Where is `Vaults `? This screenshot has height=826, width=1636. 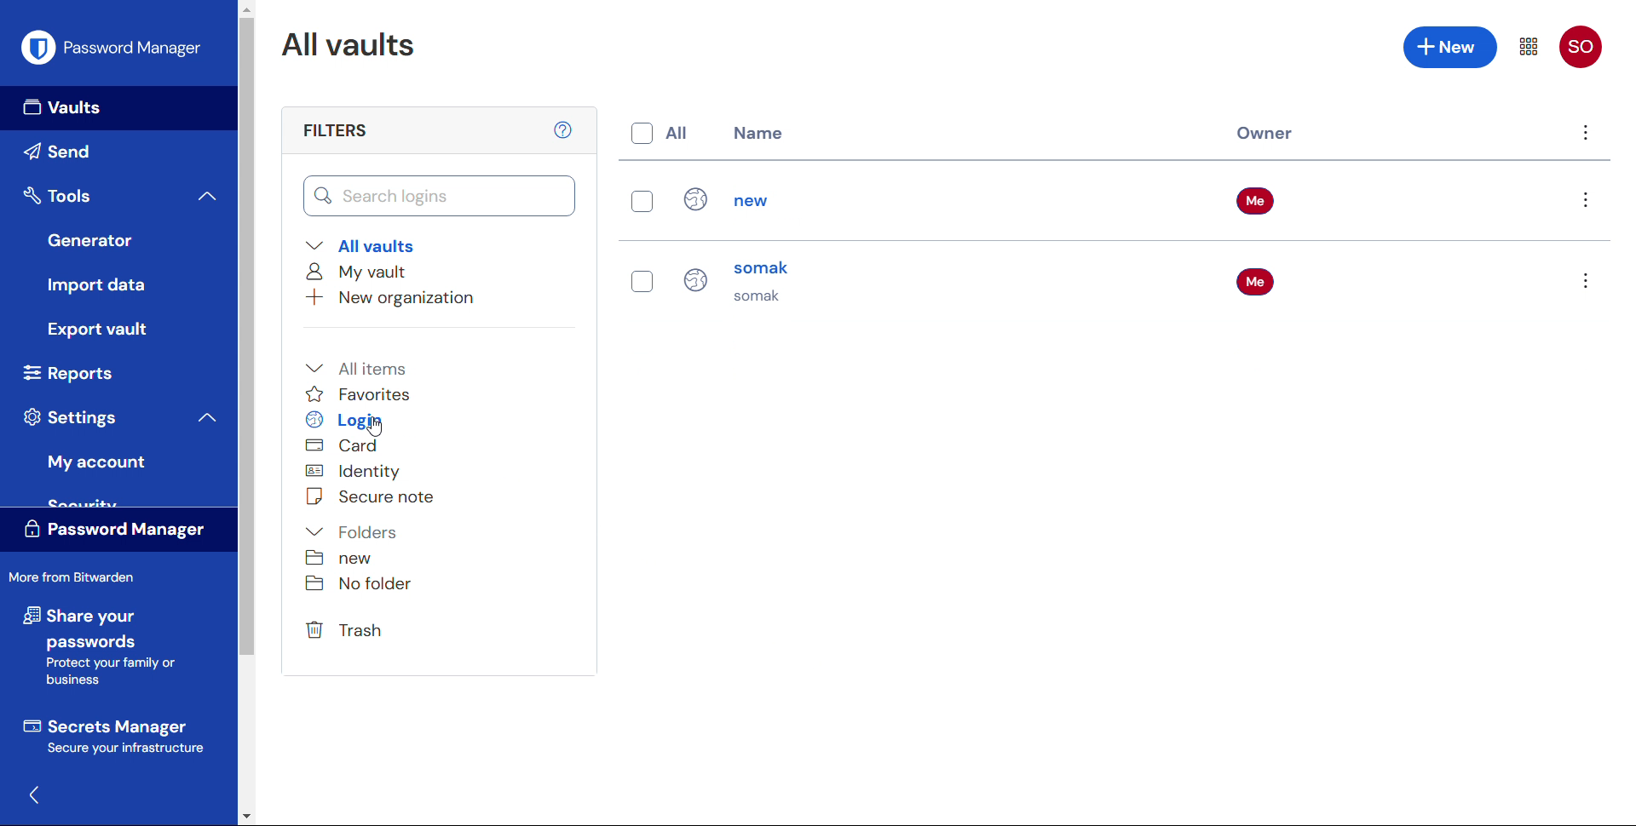 Vaults  is located at coordinates (118, 107).